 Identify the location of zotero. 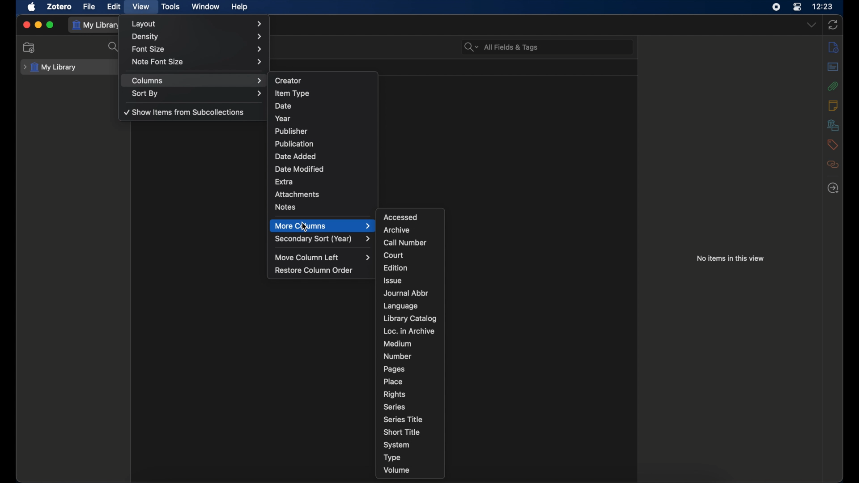
(60, 7).